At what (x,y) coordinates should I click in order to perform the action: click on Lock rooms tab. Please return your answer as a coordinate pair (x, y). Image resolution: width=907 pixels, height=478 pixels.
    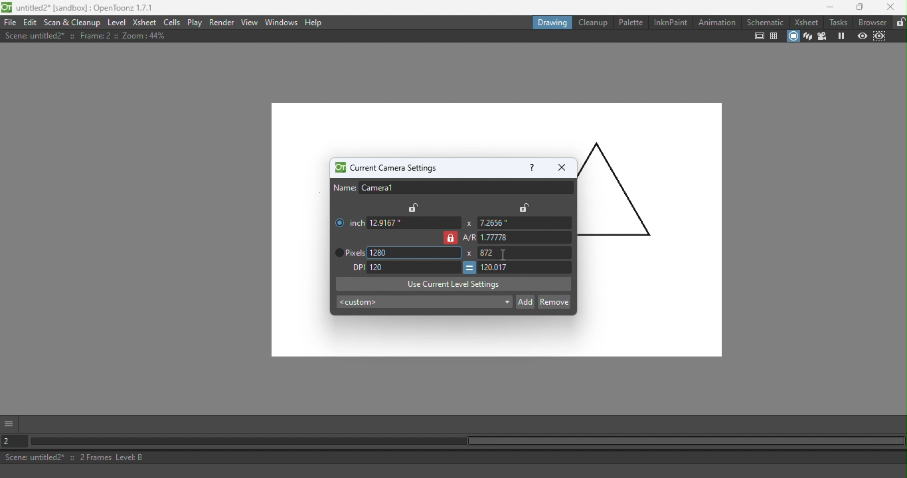
    Looking at the image, I should click on (899, 23).